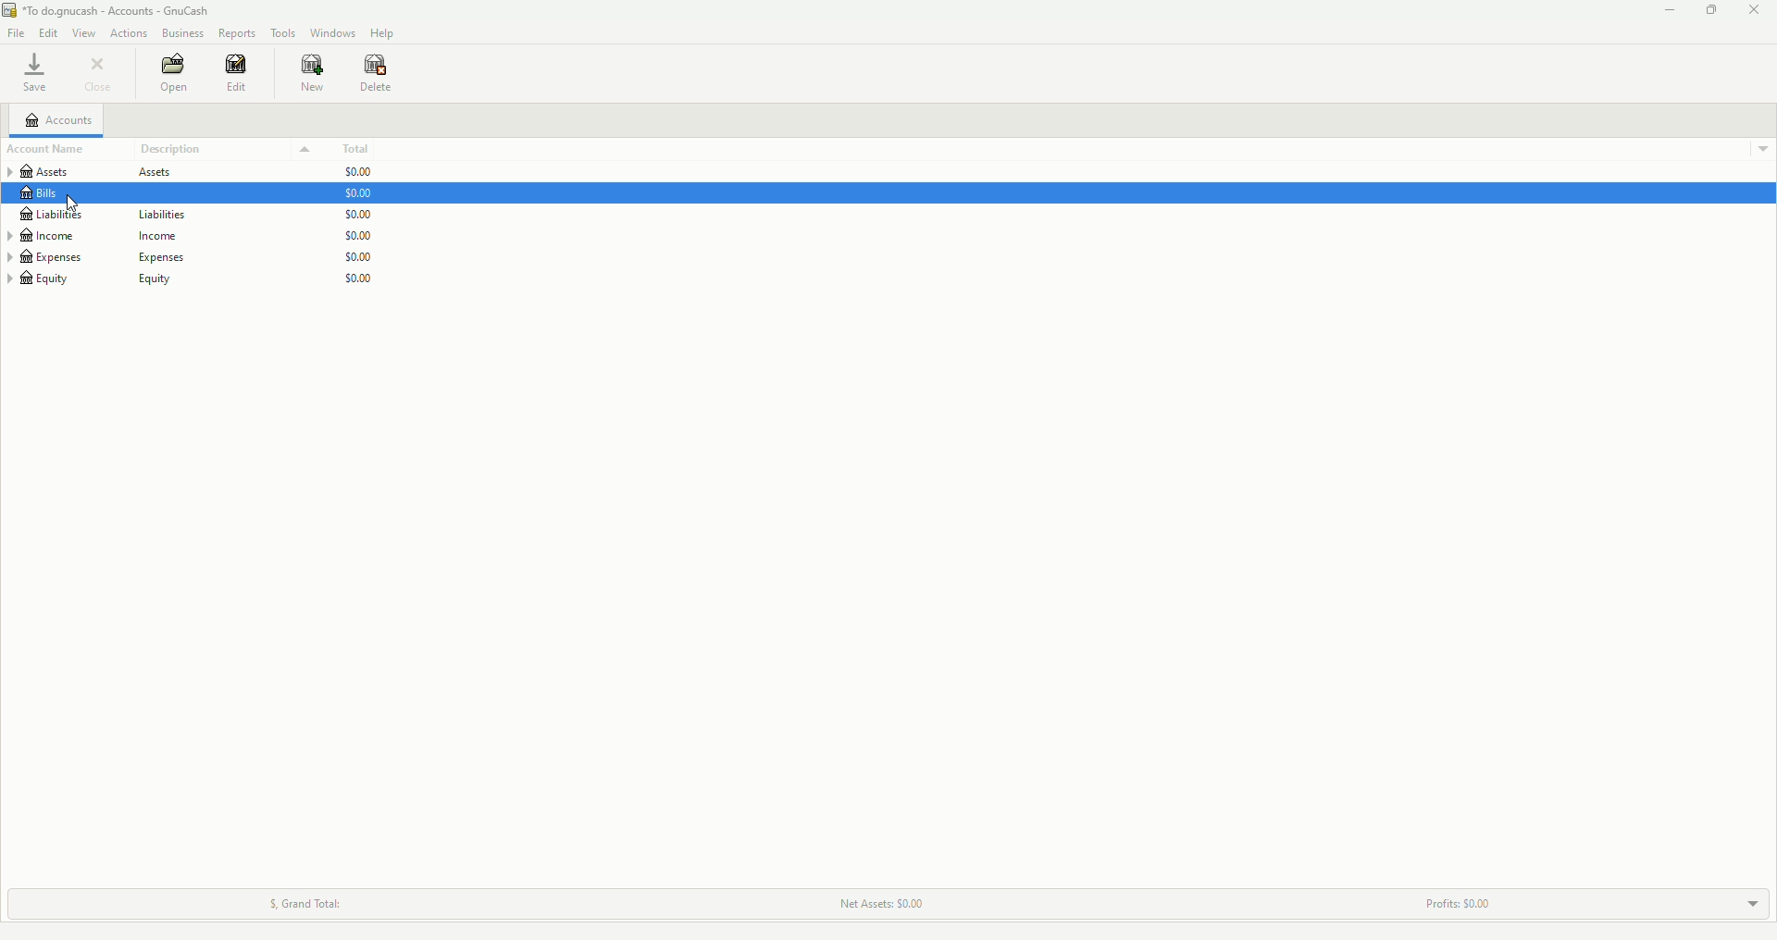  What do you see at coordinates (1758, 146) in the screenshot?
I see `Drop down menu` at bounding box center [1758, 146].